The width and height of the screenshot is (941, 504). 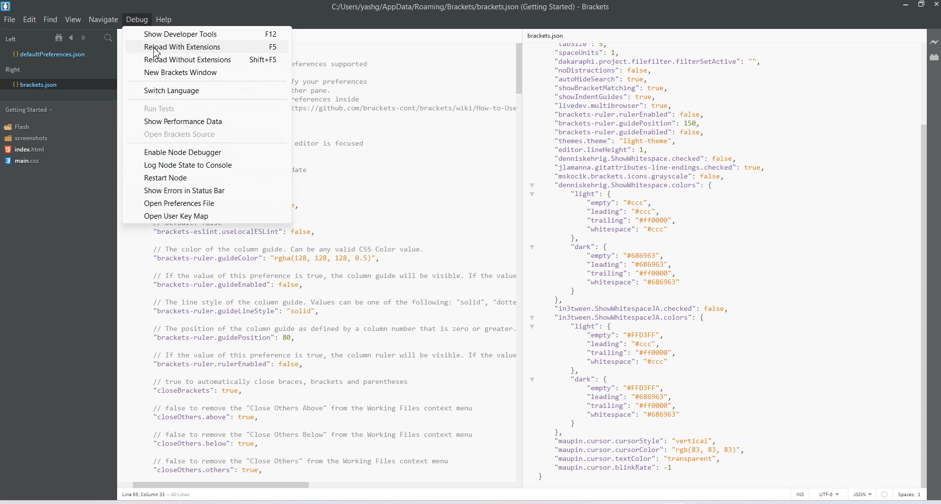 What do you see at coordinates (58, 54) in the screenshot?
I see `Defaultpreferences.json` at bounding box center [58, 54].